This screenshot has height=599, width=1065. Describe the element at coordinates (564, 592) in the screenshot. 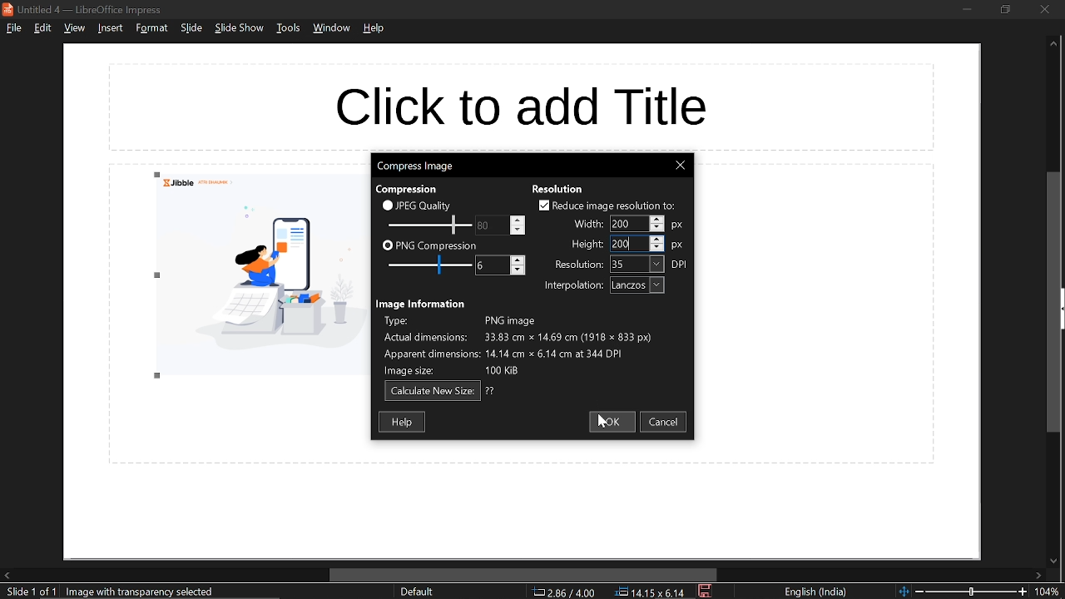

I see `co-ordinate` at that location.